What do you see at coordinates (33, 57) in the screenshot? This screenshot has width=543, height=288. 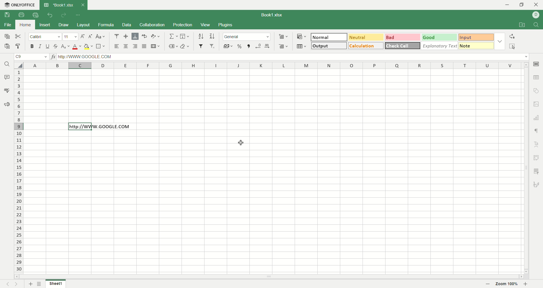 I see `cell position` at bounding box center [33, 57].